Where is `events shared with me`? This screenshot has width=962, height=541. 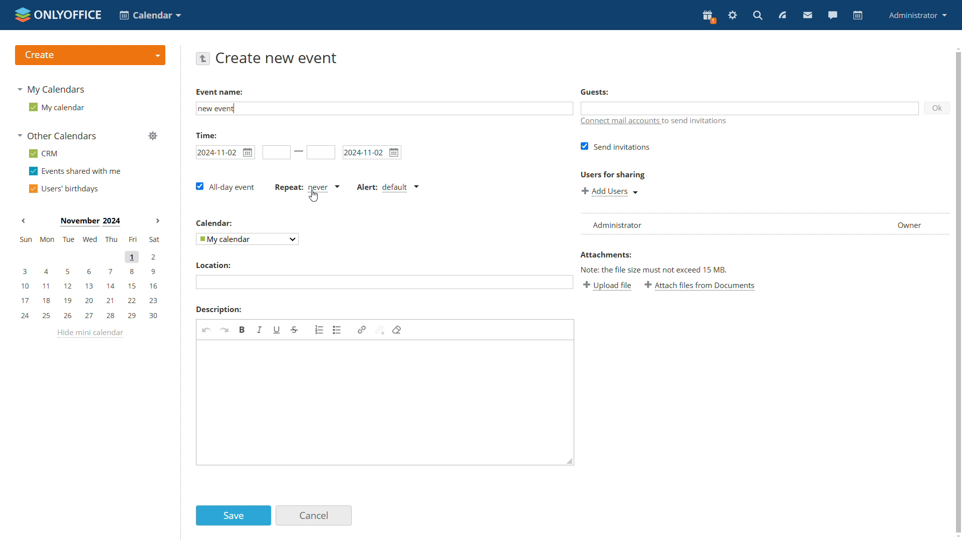 events shared with me is located at coordinates (75, 171).